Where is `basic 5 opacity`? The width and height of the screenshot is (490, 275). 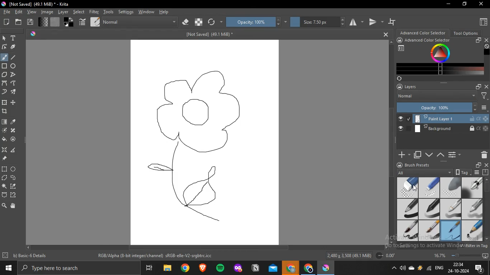
basic 5 opacity is located at coordinates (428, 231).